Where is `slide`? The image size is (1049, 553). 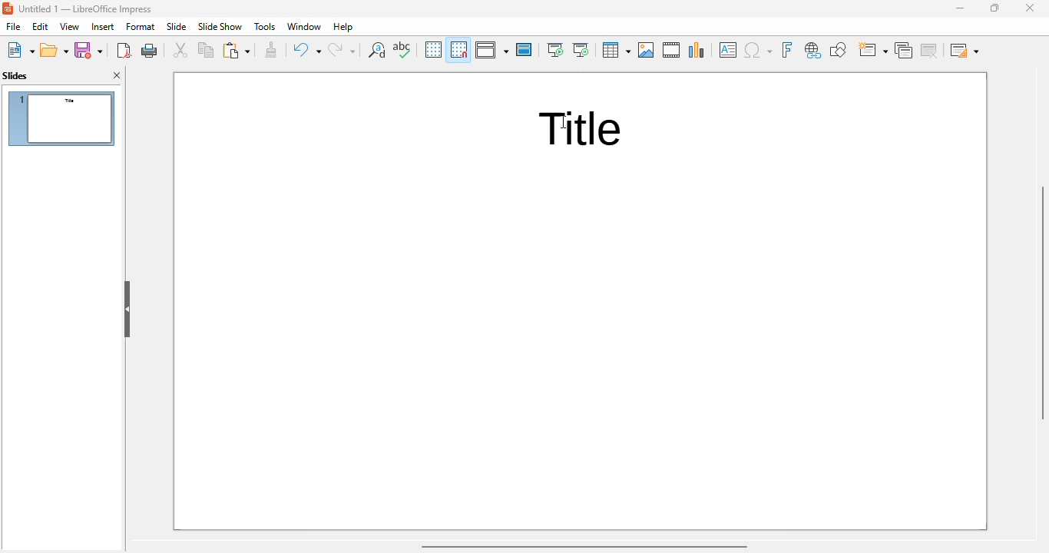
slide is located at coordinates (177, 26).